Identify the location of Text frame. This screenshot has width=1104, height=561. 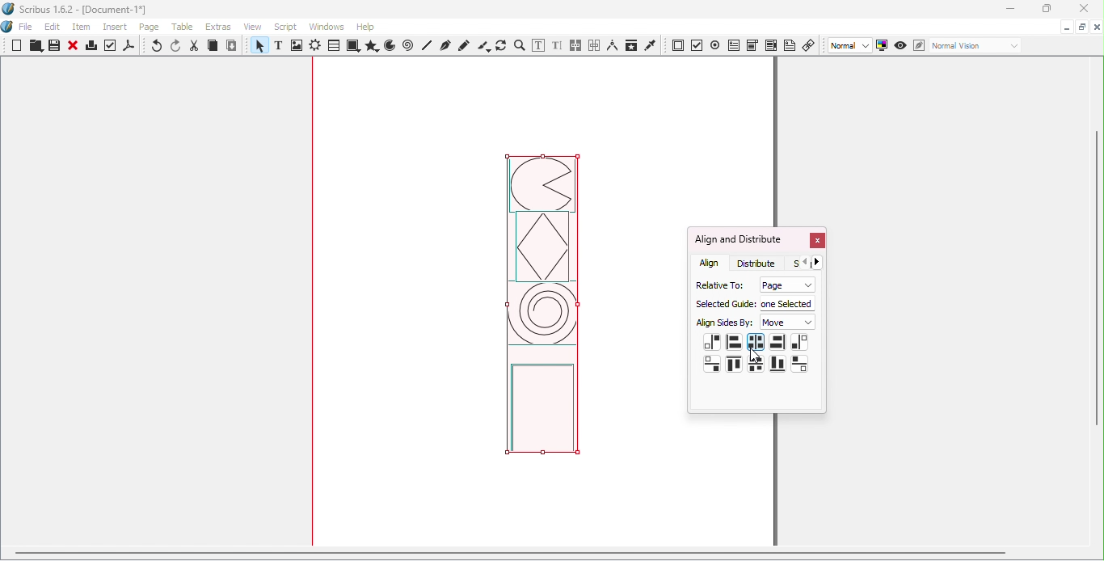
(281, 47).